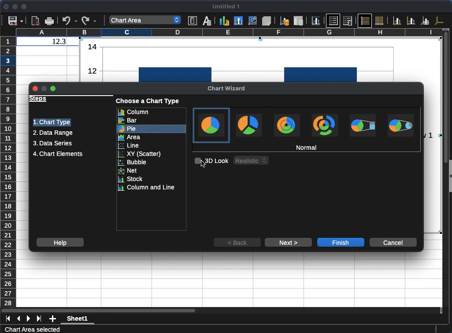 Image resolution: width=452 pixels, height=333 pixels. Describe the element at coordinates (8, 319) in the screenshot. I see `first sheet` at that location.